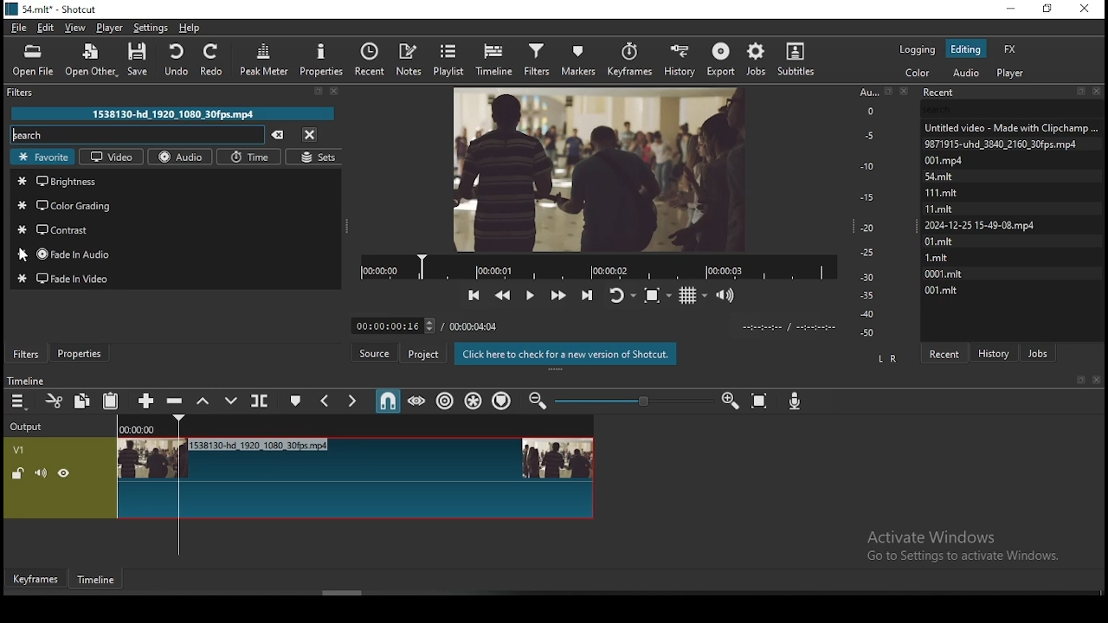 The height and width of the screenshot is (623, 1108). Describe the element at coordinates (415, 401) in the screenshot. I see `scrub while dragging` at that location.